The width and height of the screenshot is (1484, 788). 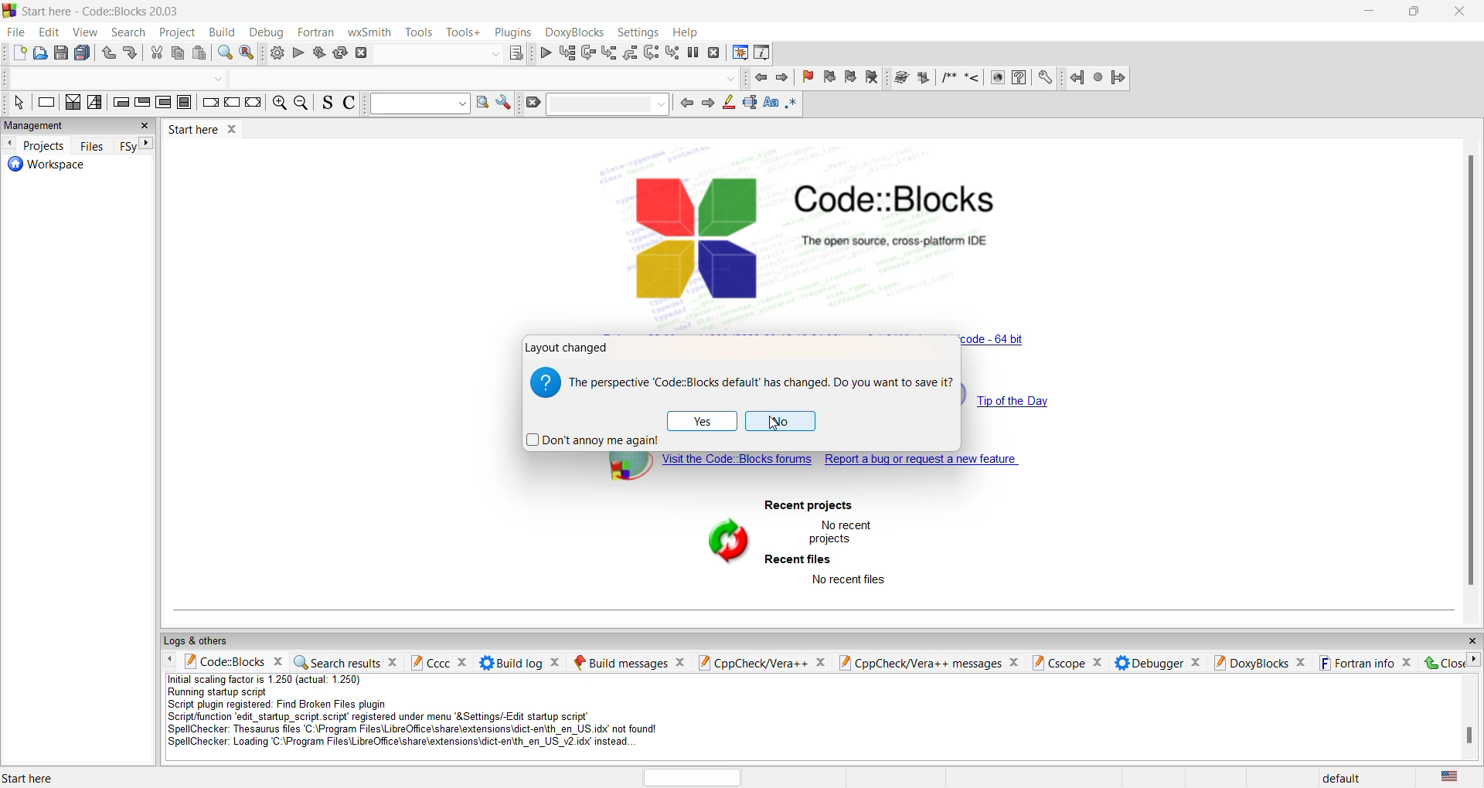 I want to click on cut, so click(x=152, y=53).